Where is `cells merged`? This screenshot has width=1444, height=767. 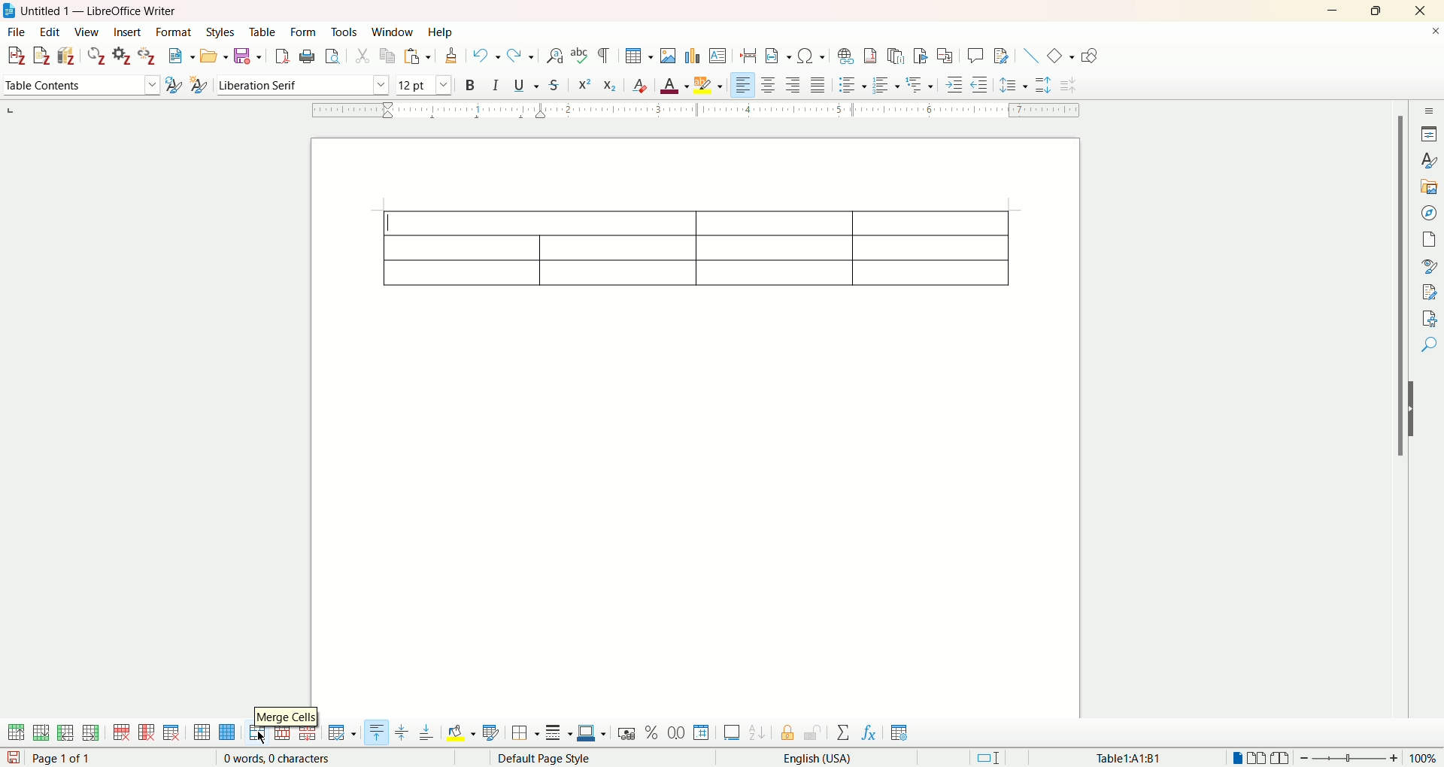
cells merged is located at coordinates (538, 223).